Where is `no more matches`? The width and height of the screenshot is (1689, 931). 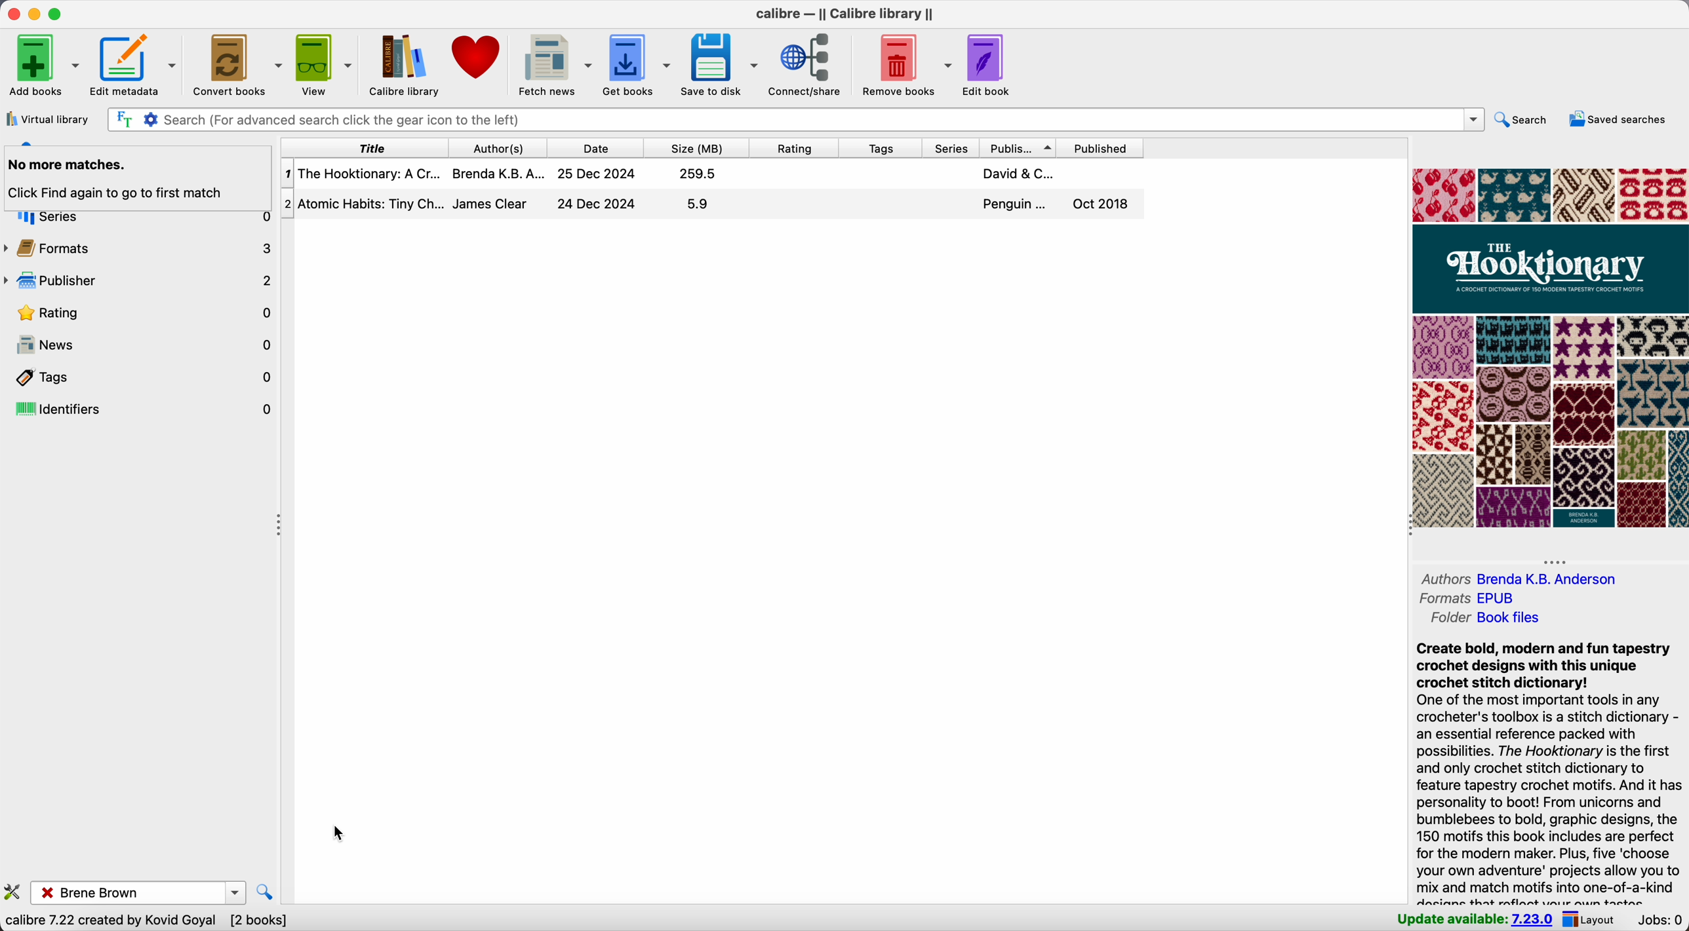 no more matches is located at coordinates (137, 167).